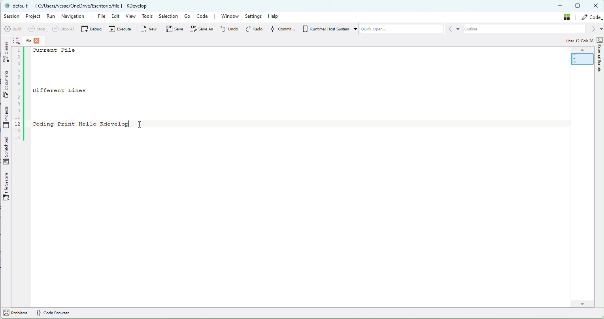 The width and height of the screenshot is (604, 319). Describe the element at coordinates (150, 29) in the screenshot. I see `New` at that location.